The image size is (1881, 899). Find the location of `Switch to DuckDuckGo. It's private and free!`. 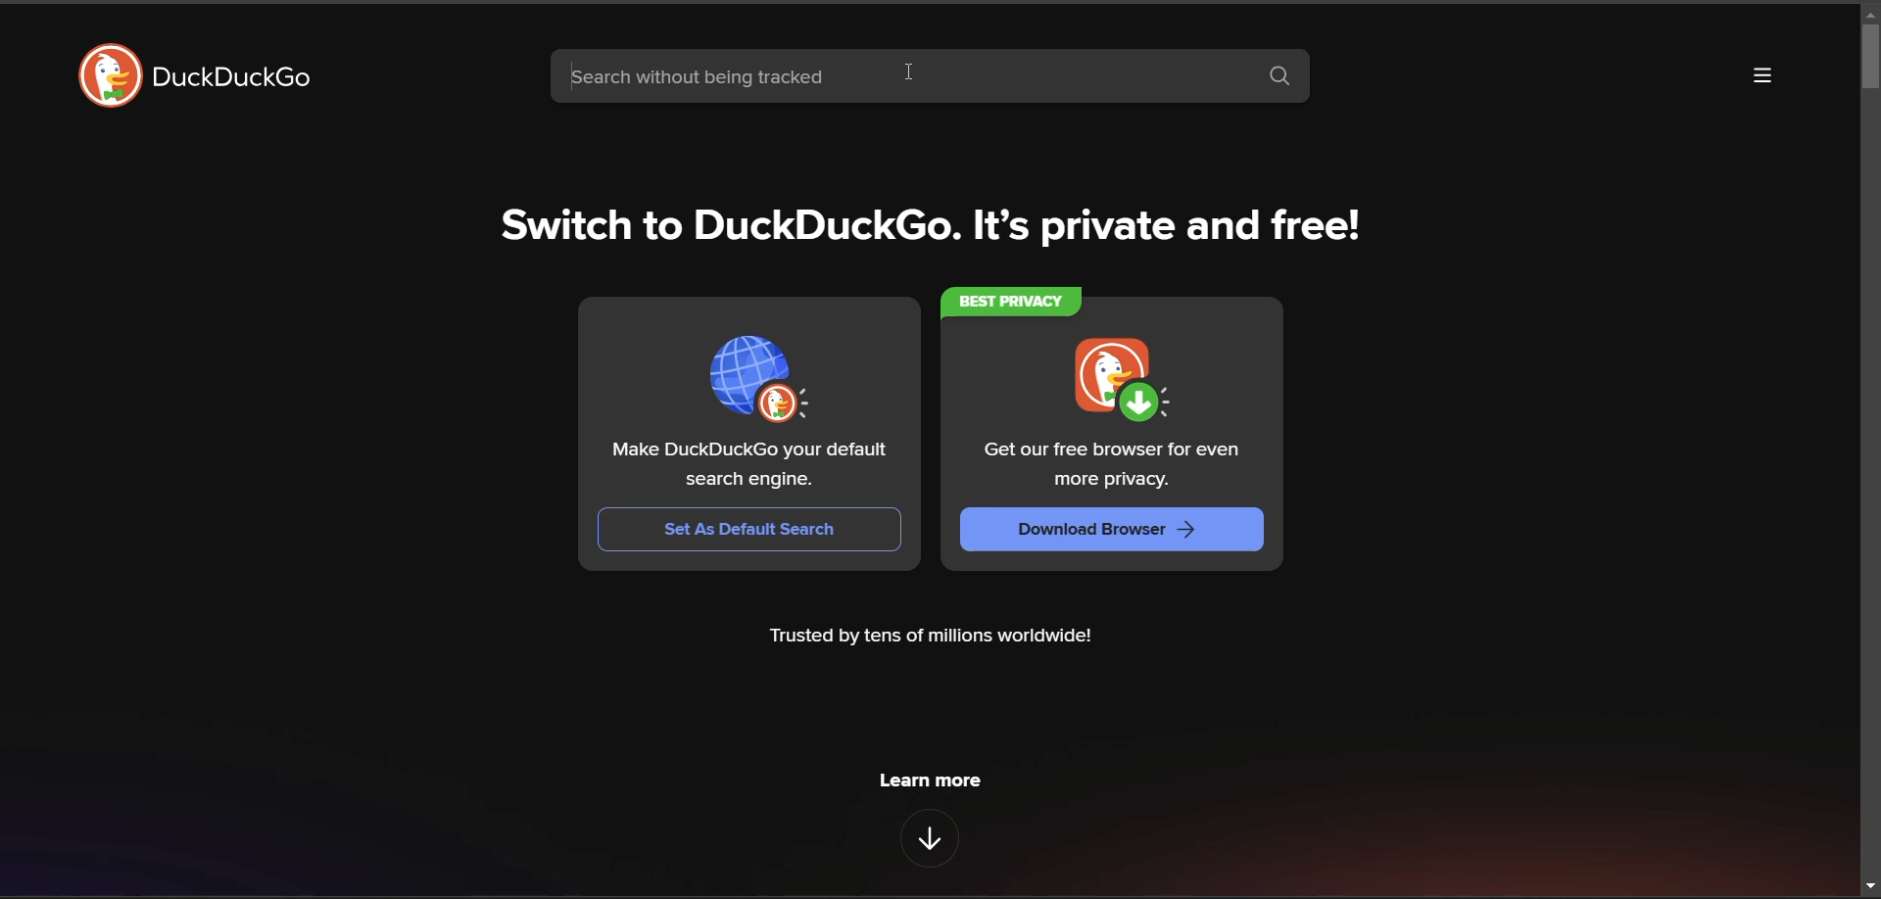

Switch to DuckDuckGo. It's private and free! is located at coordinates (933, 230).